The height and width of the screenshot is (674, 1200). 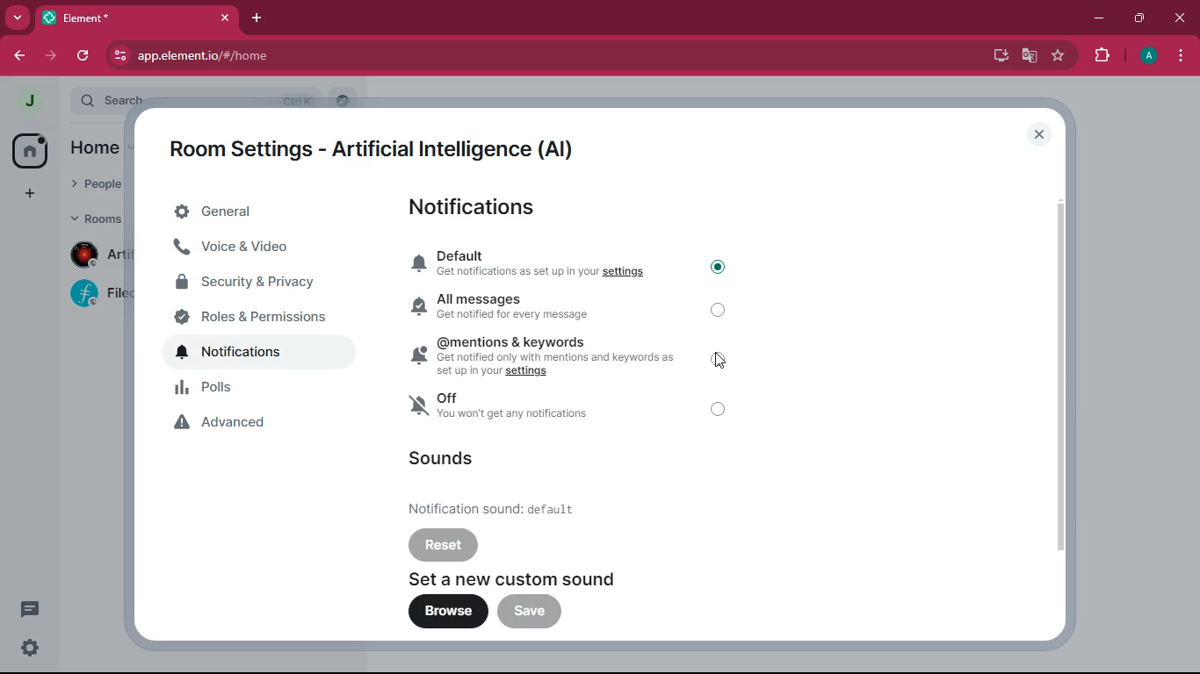 I want to click on home, so click(x=33, y=152).